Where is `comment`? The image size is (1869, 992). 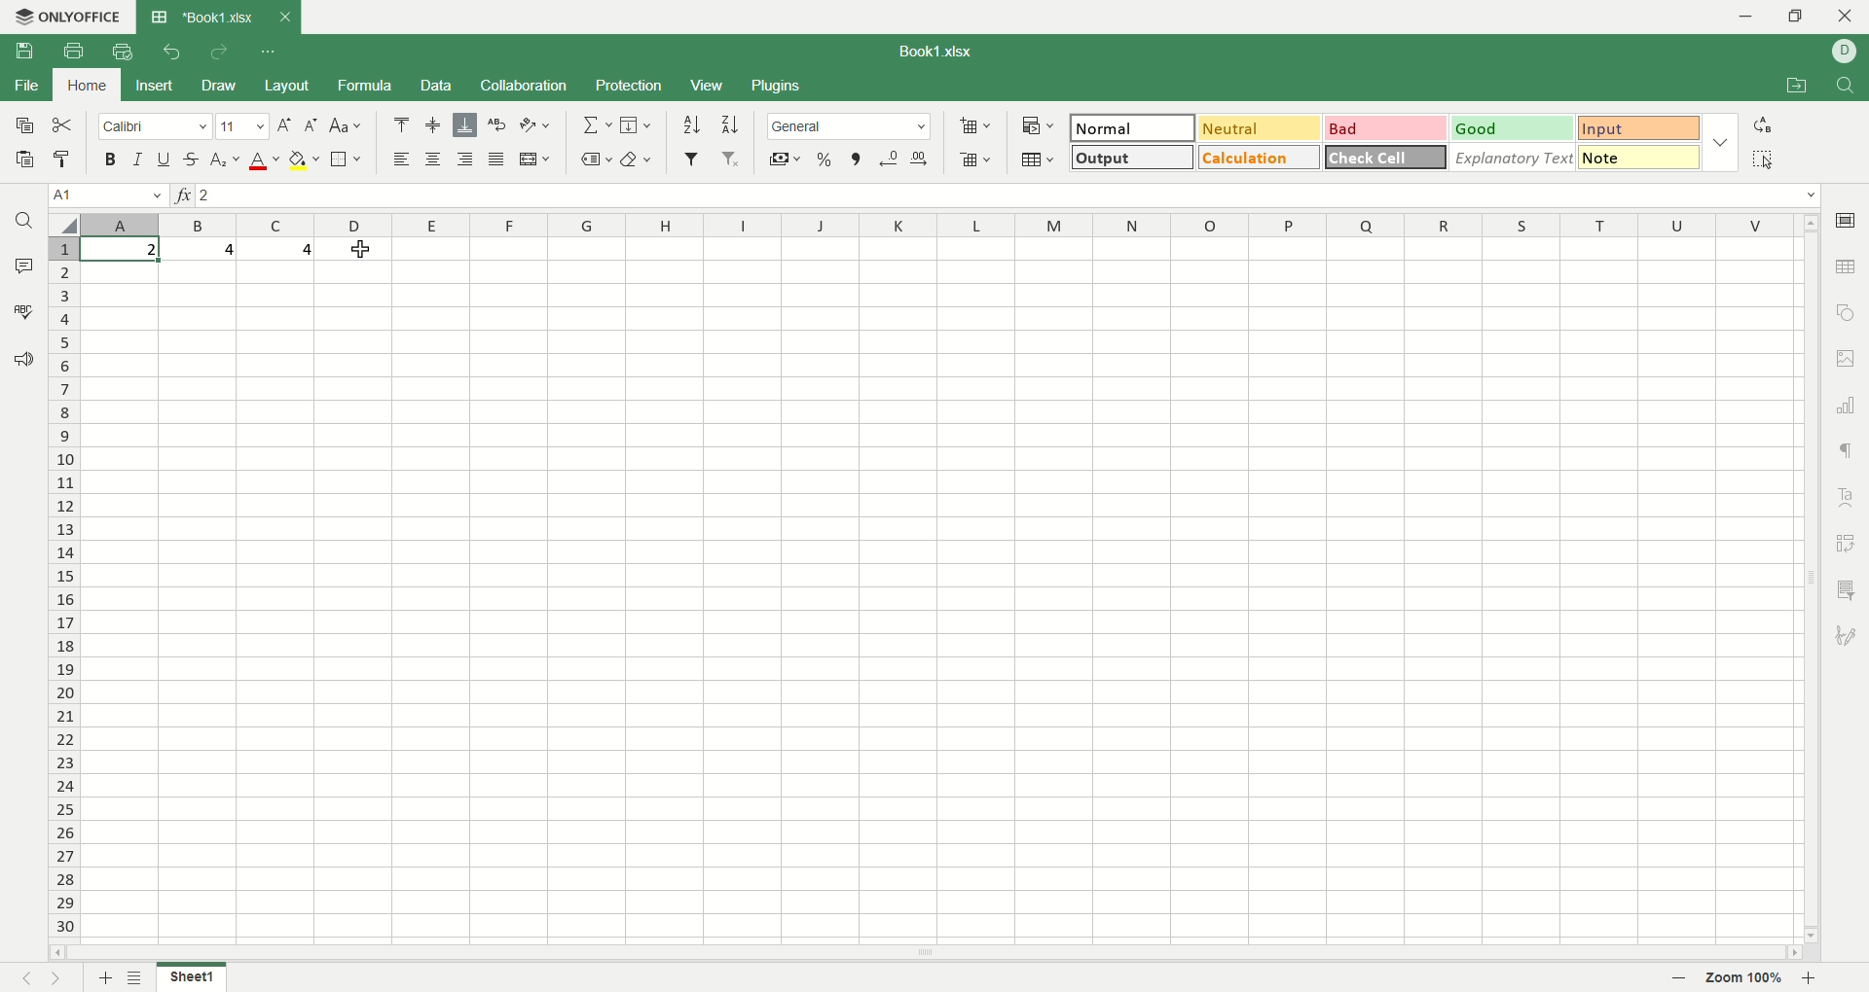
comment is located at coordinates (24, 266).